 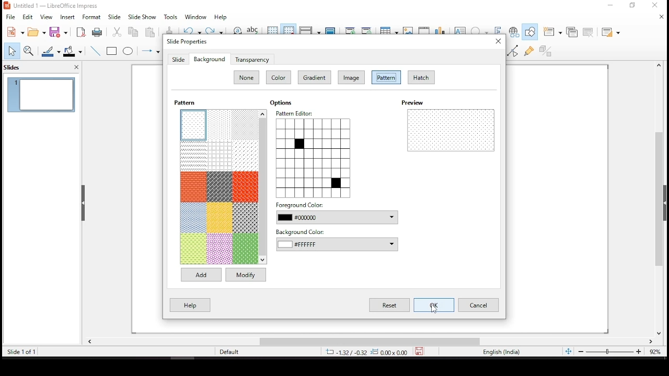 What do you see at coordinates (572, 32) in the screenshot?
I see `duplicate slide` at bounding box center [572, 32].